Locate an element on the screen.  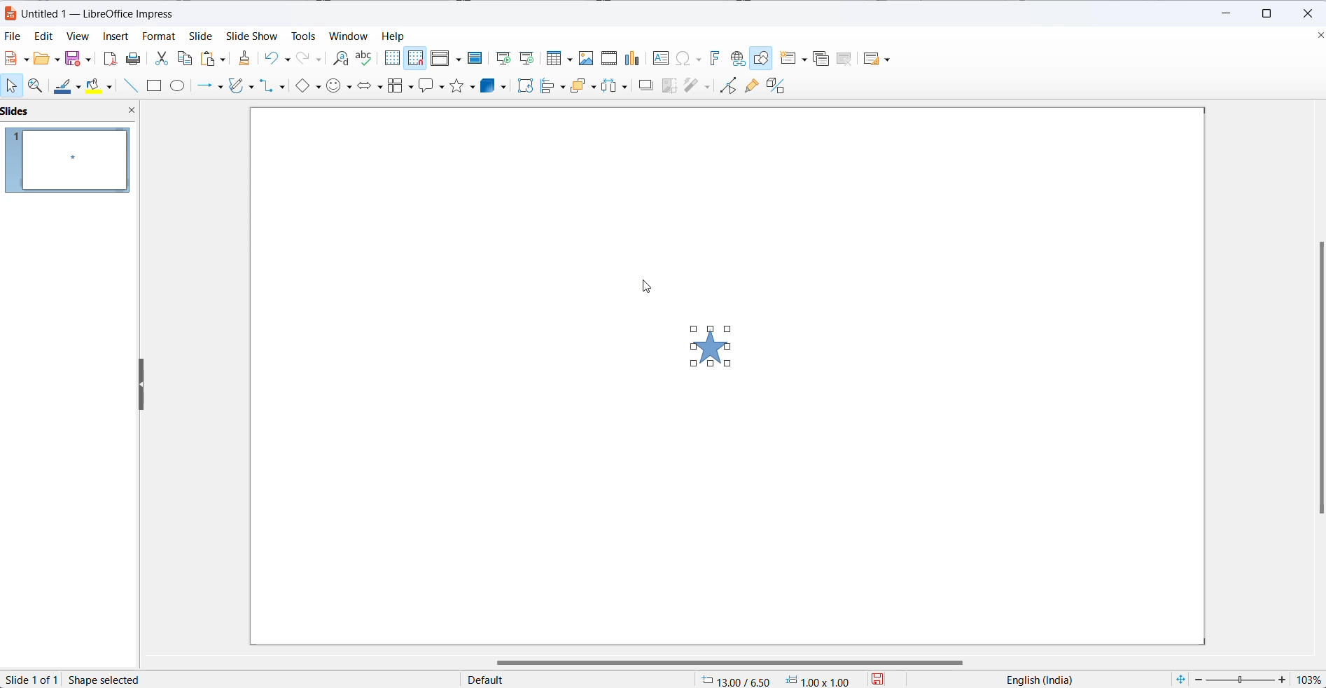
start from first slide is located at coordinates (499, 57).